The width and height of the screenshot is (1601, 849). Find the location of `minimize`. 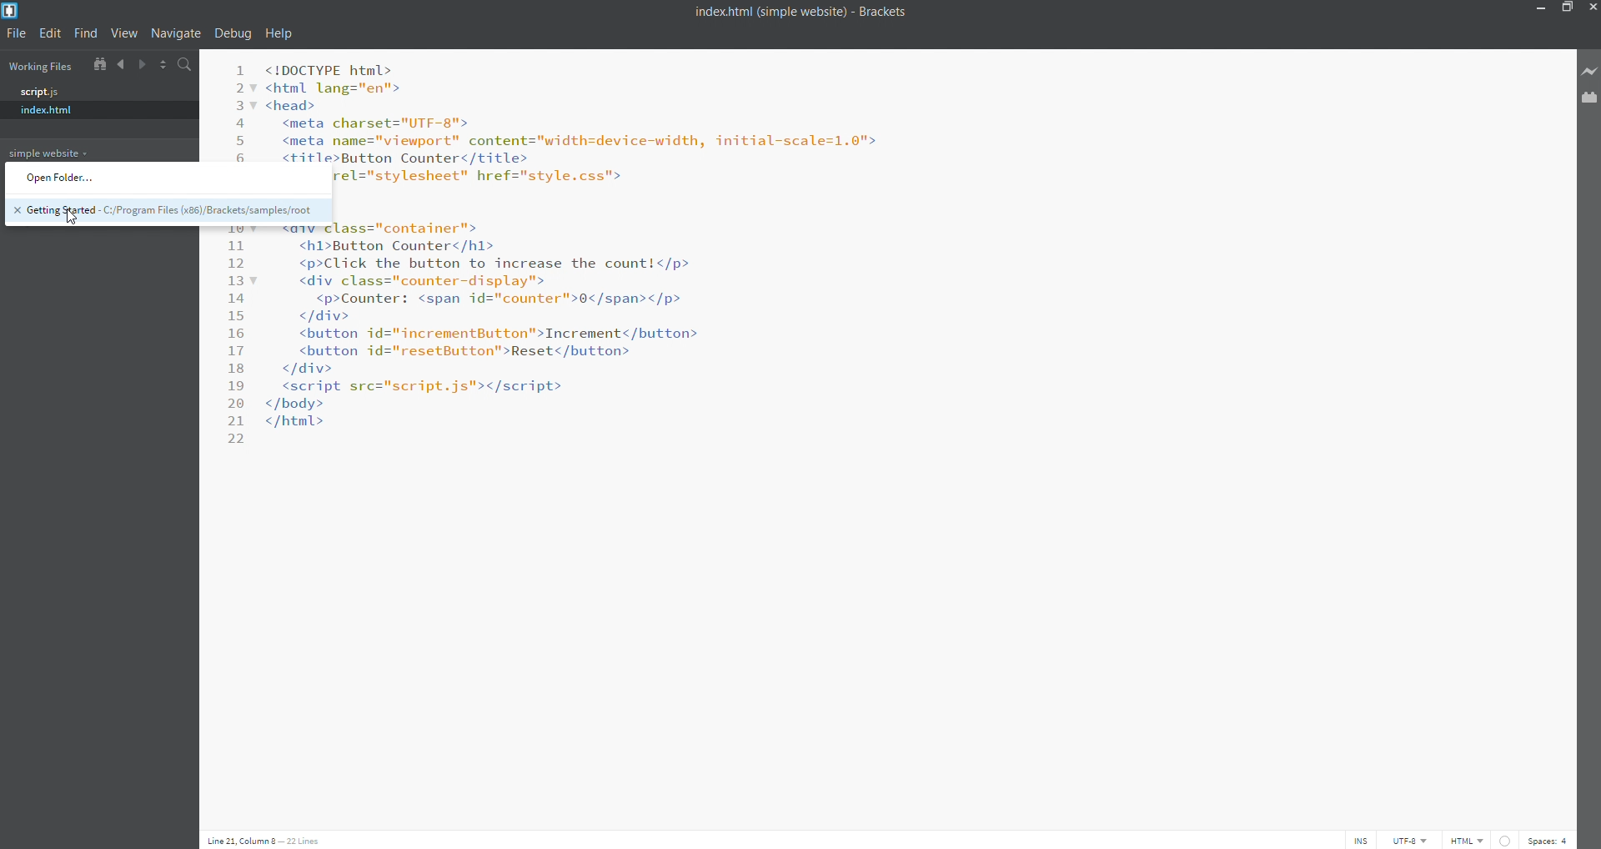

minimize is located at coordinates (1536, 9).